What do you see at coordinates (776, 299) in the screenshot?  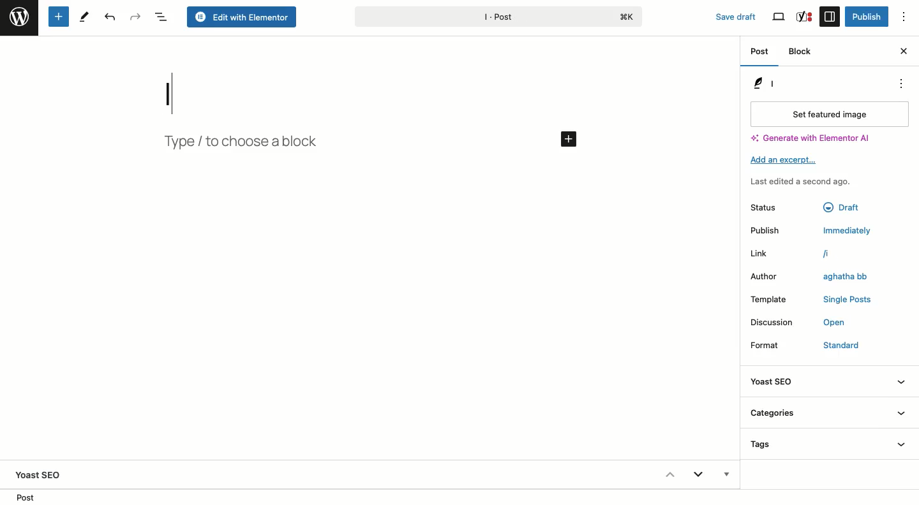 I see `Template` at bounding box center [776, 299].